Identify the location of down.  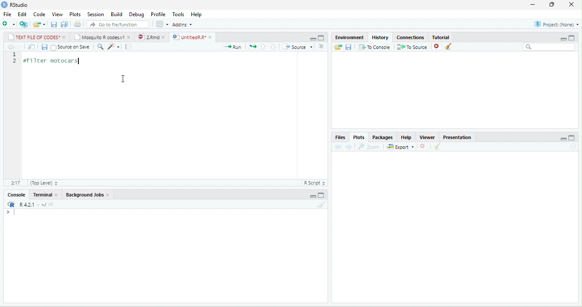
(273, 47).